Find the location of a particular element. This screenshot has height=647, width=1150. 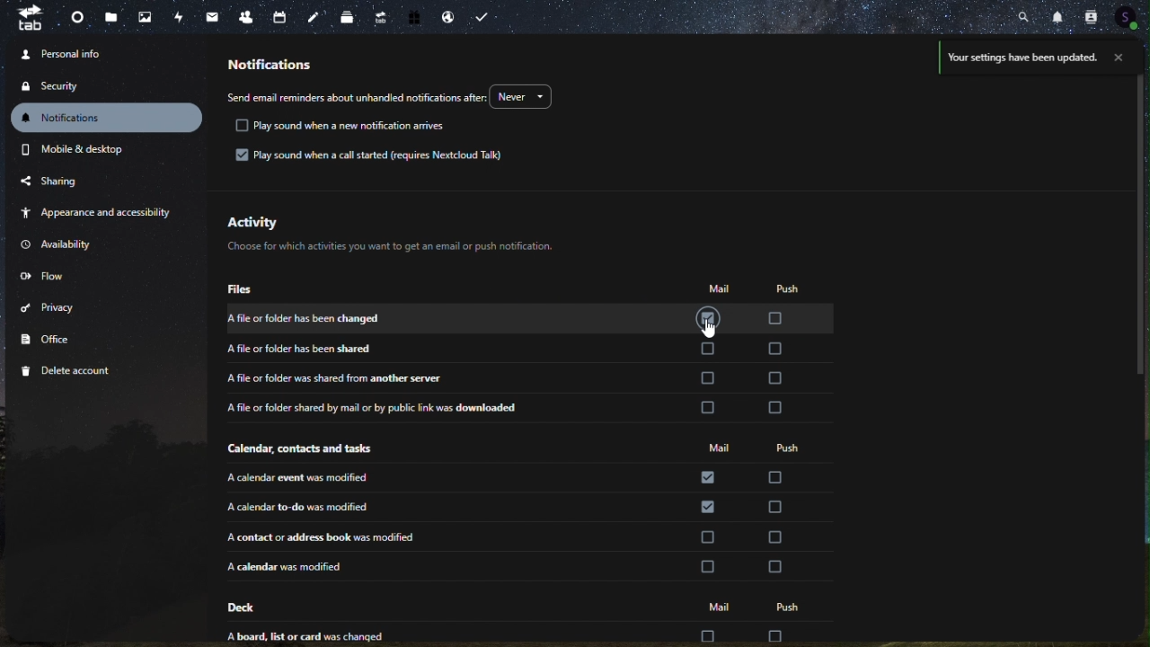

notification is located at coordinates (269, 65).